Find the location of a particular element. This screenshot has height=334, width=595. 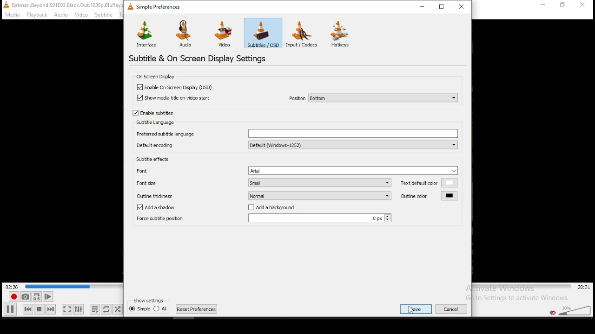

subtitle language is located at coordinates (154, 122).